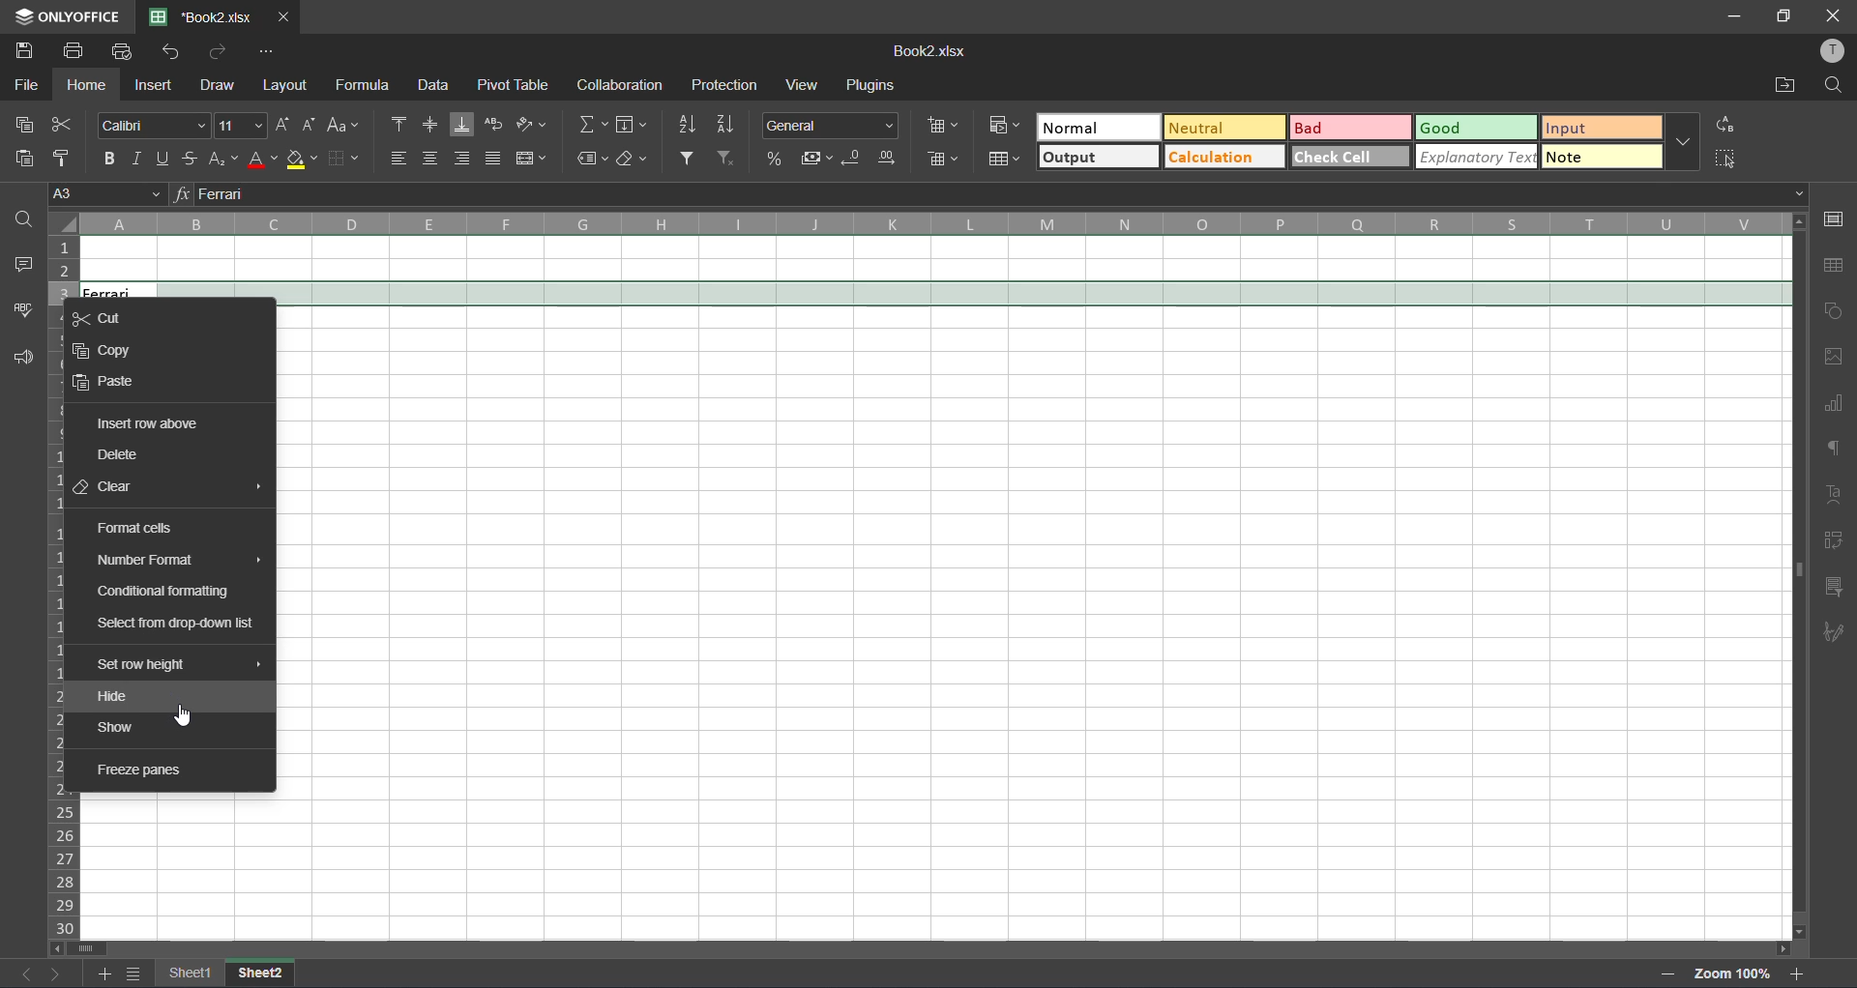 The width and height of the screenshot is (1857, 988). Describe the element at coordinates (460, 126) in the screenshot. I see `align bottom` at that location.